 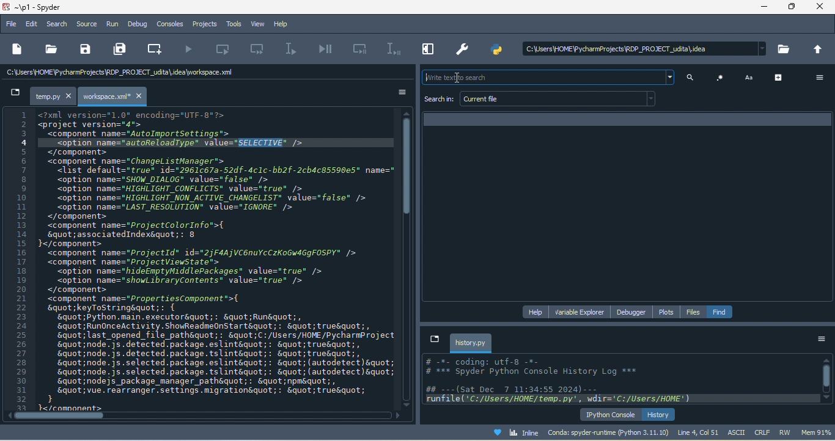 What do you see at coordinates (158, 48) in the screenshot?
I see `create new cell` at bounding box center [158, 48].